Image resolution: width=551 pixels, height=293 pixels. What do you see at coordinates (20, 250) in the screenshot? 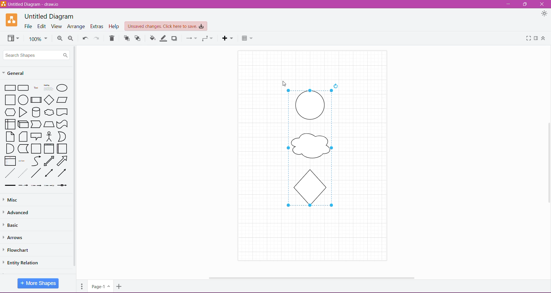
I see `Flowchart` at bounding box center [20, 250].